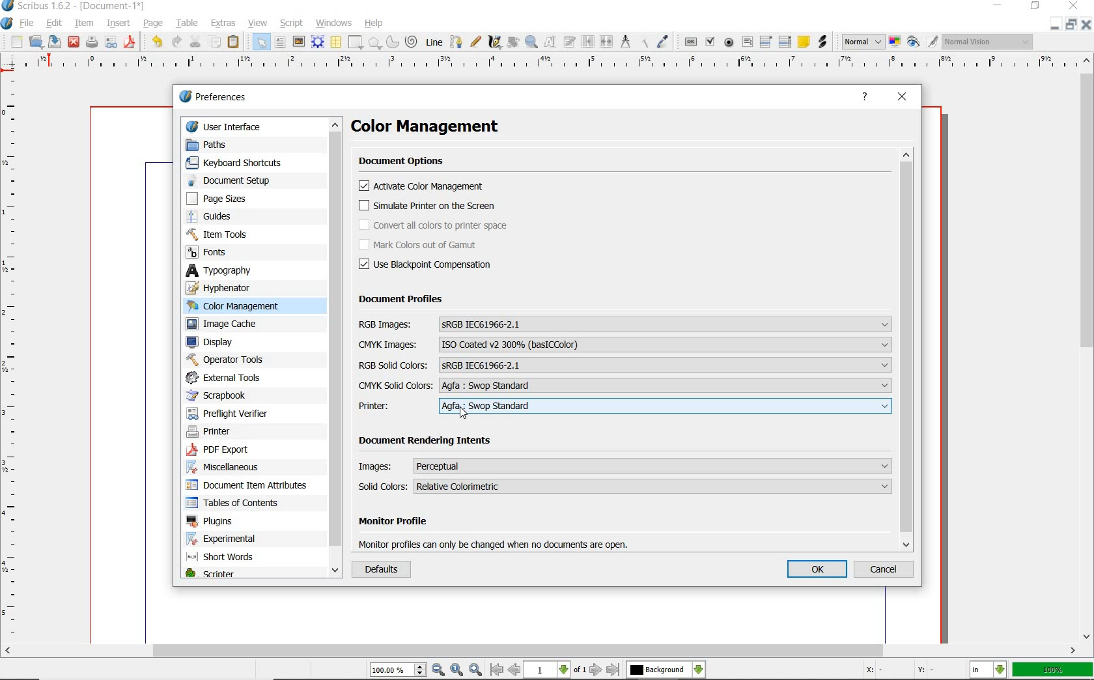 This screenshot has height=680, width=1094. What do you see at coordinates (36, 43) in the screenshot?
I see `open` at bounding box center [36, 43].